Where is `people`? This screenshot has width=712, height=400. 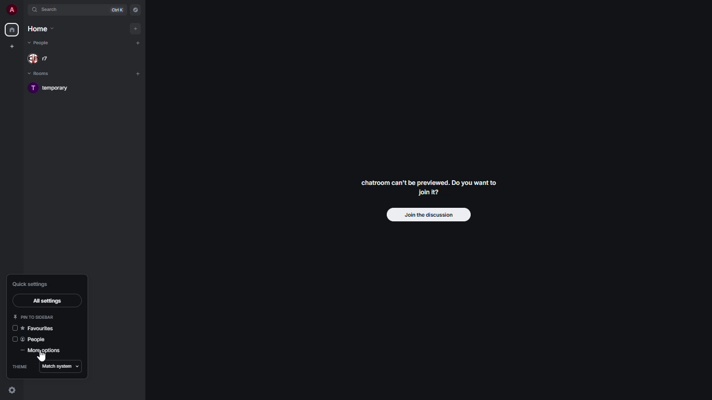
people is located at coordinates (37, 340).